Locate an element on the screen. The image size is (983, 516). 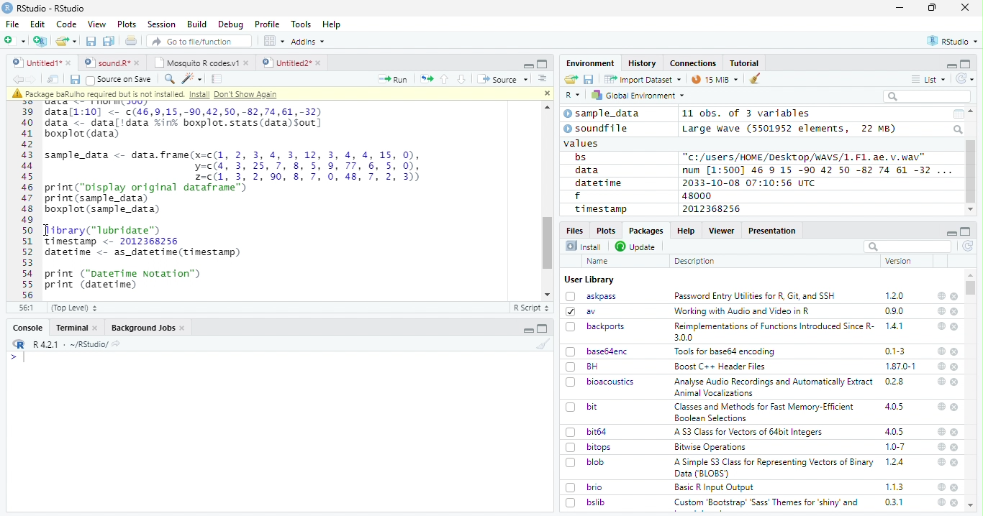
brio is located at coordinates (584, 487).